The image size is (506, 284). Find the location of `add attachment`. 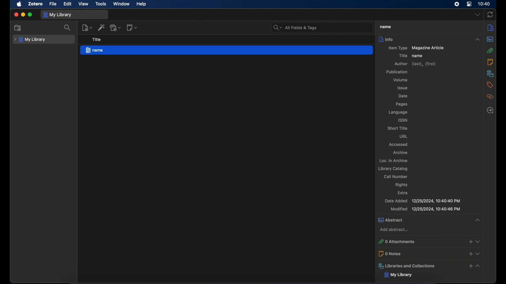

add attachment is located at coordinates (116, 28).